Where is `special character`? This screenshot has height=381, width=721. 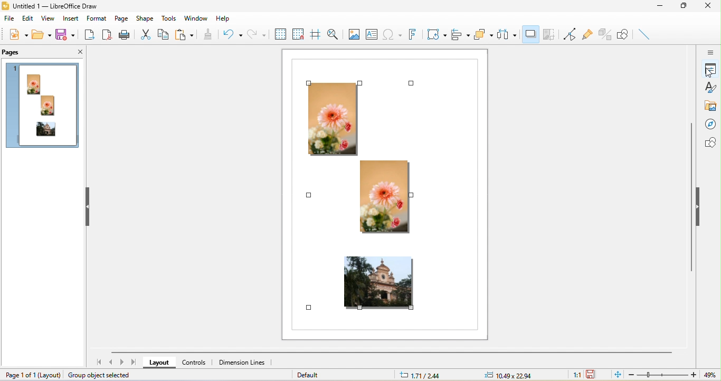 special character is located at coordinates (392, 33).